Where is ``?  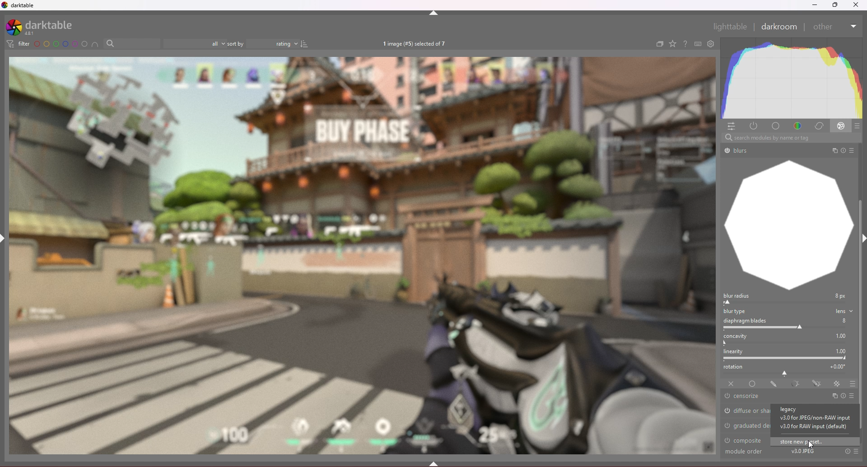
 is located at coordinates (847, 452).